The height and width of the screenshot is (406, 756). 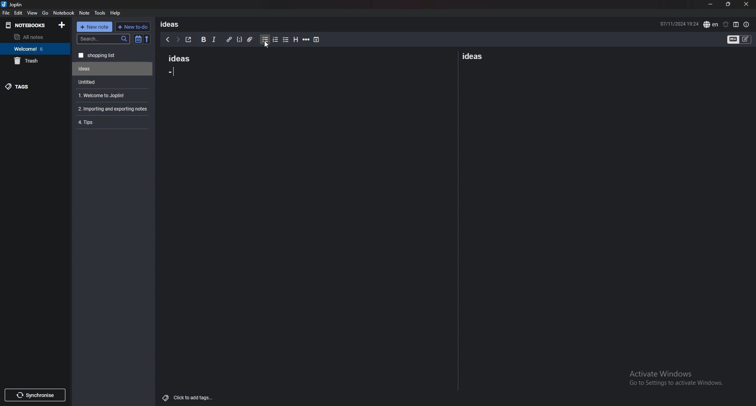 I want to click on horizontal rule, so click(x=306, y=40).